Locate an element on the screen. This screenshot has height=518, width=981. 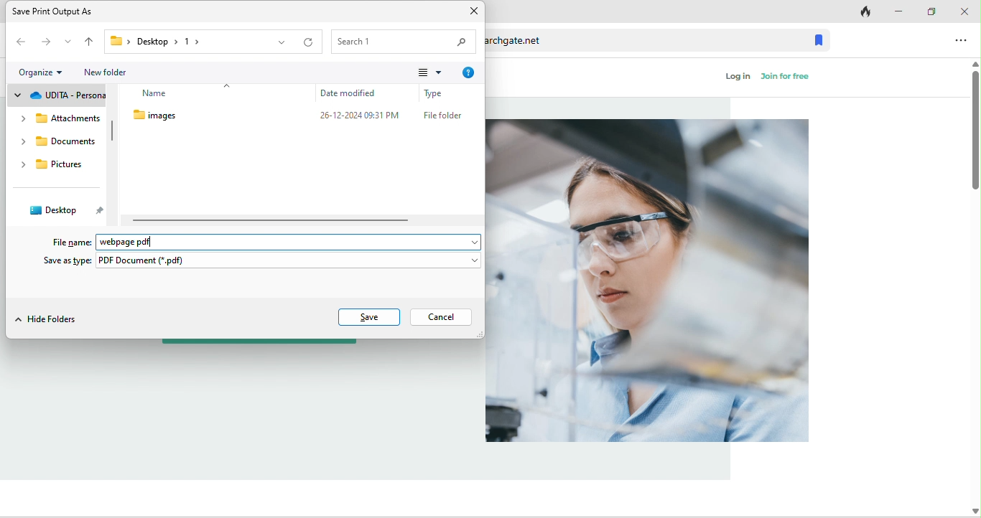
login is located at coordinates (739, 82).